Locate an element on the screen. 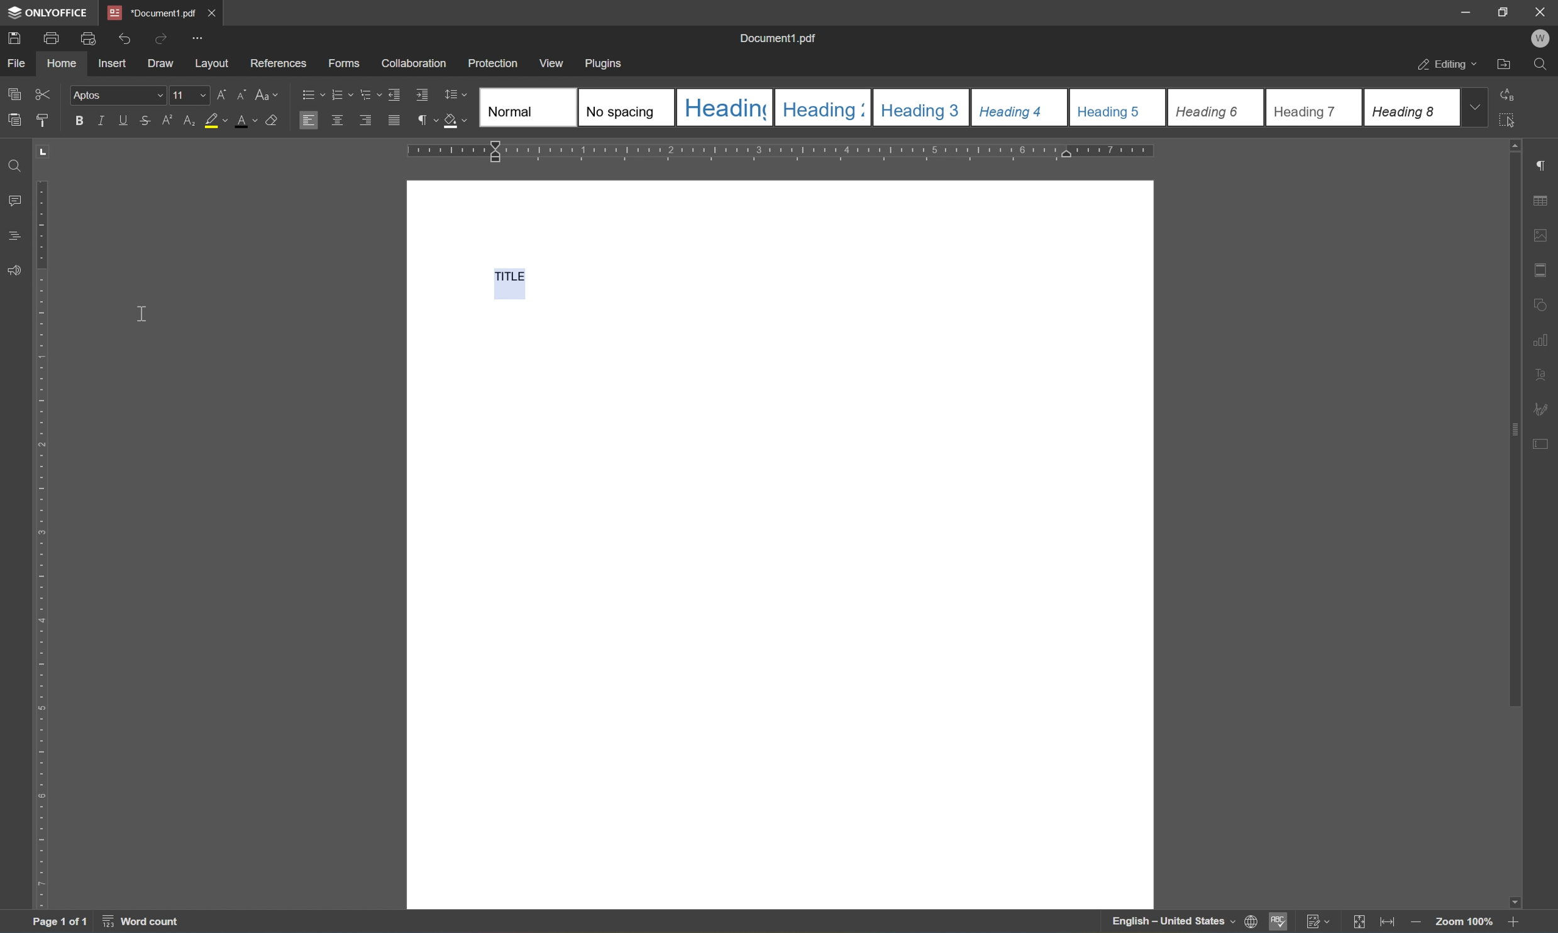  ruler is located at coordinates (40, 543).